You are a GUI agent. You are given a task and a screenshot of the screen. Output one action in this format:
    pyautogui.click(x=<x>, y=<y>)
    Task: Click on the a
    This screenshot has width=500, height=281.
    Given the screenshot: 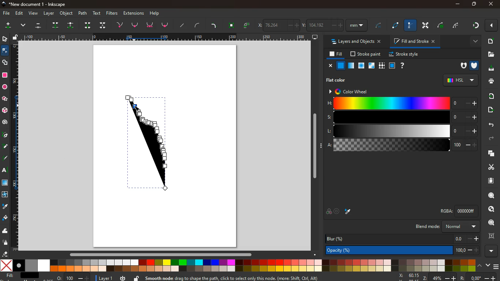 What is the action you would take?
    pyautogui.click(x=402, y=145)
    